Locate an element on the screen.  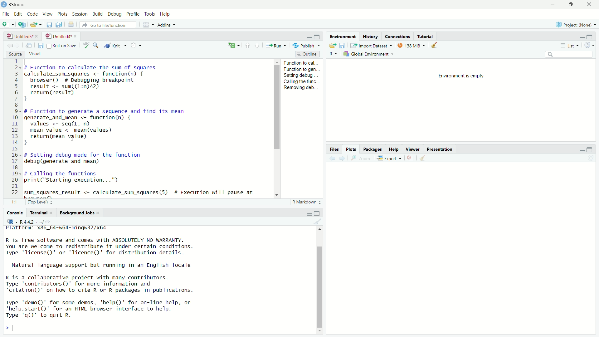
save current document is located at coordinates (48, 25).